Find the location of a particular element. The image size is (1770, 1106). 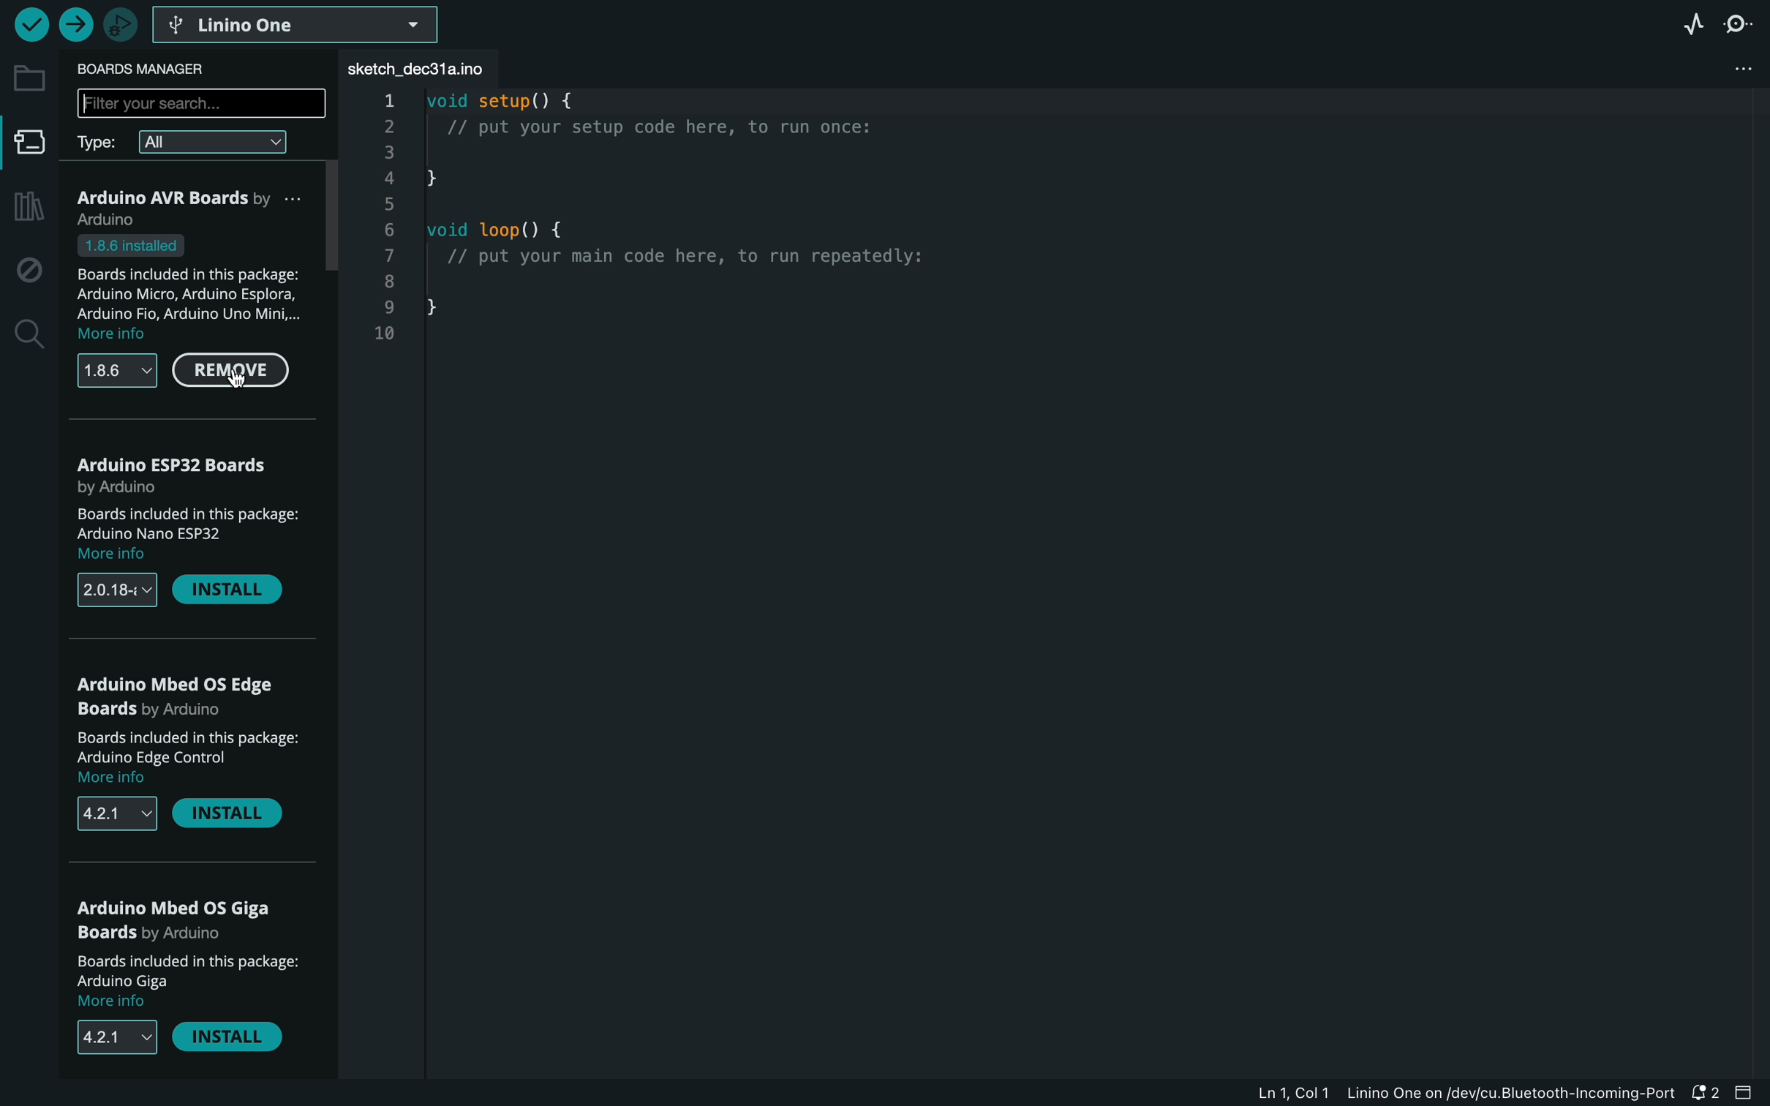

file tab is located at coordinates (461, 68).